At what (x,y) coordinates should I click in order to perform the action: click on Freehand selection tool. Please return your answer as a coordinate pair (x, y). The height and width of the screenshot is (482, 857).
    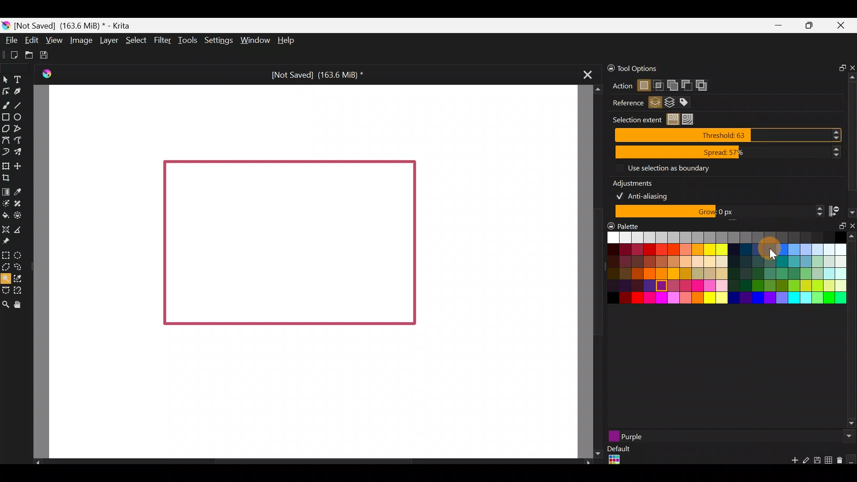
    Looking at the image, I should click on (19, 266).